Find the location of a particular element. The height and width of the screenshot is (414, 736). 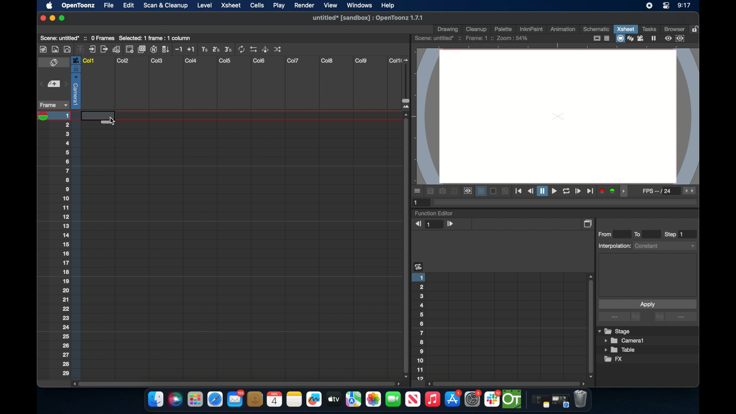

render is located at coordinates (304, 6).